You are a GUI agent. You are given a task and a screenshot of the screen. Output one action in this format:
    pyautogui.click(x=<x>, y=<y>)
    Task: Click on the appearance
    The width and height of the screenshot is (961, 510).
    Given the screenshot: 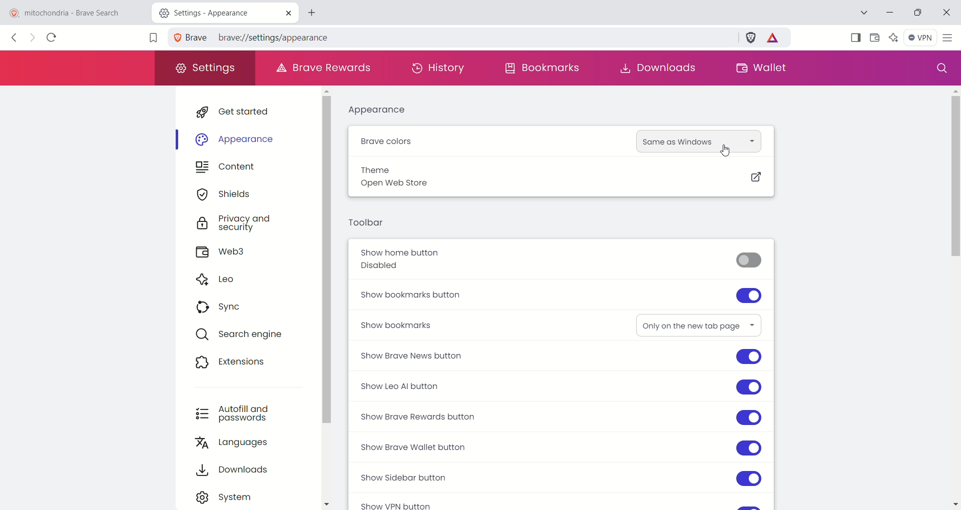 What is the action you would take?
    pyautogui.click(x=242, y=140)
    